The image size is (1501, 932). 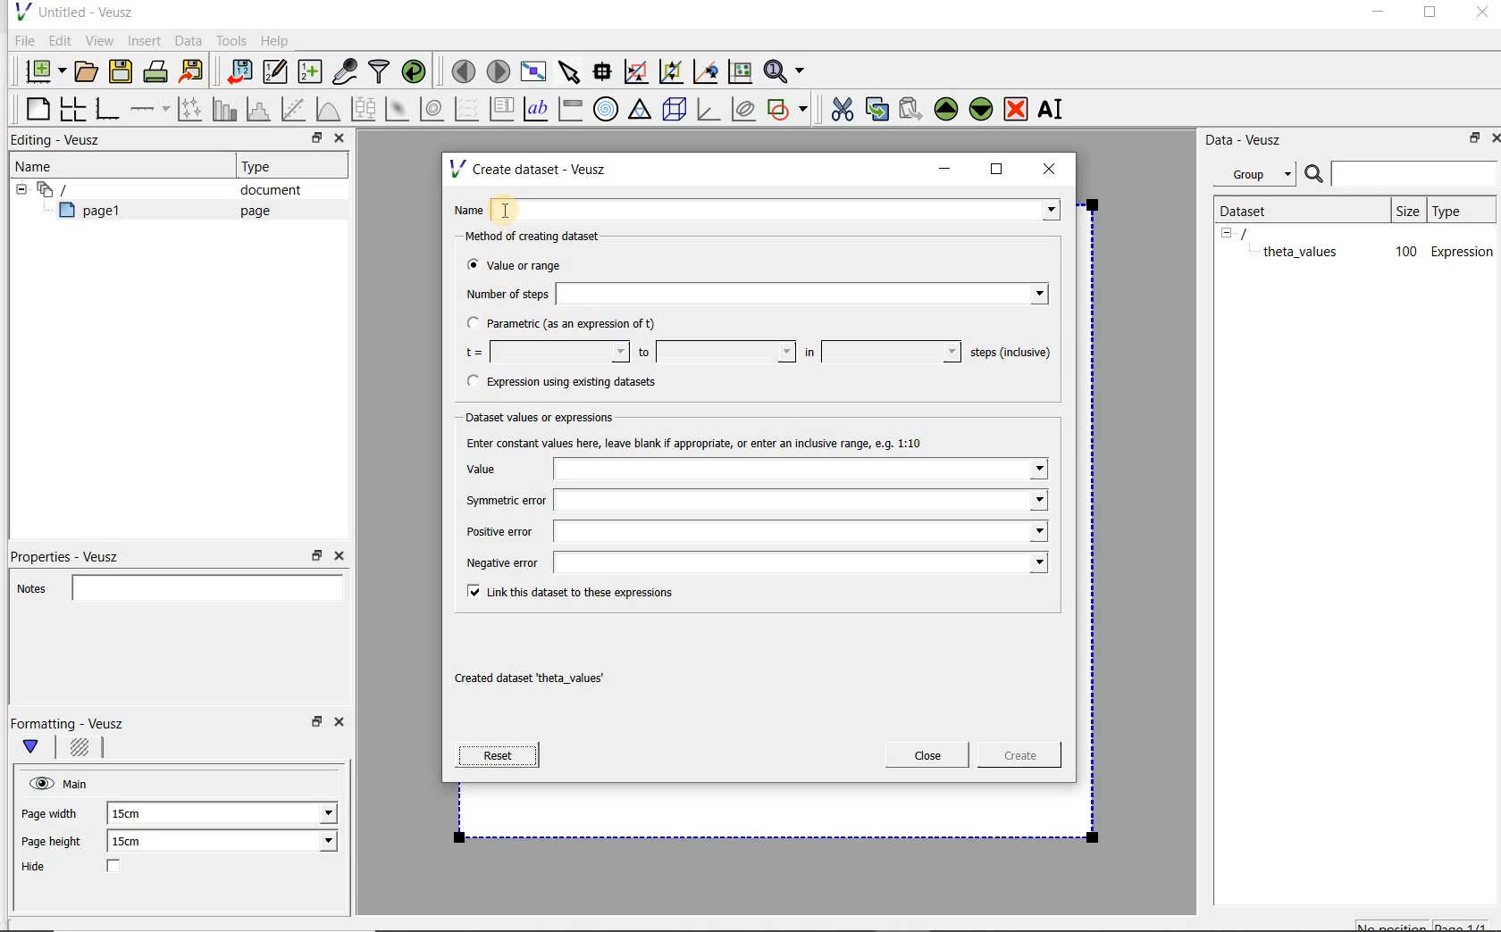 I want to click on Properties - Veusz, so click(x=74, y=553).